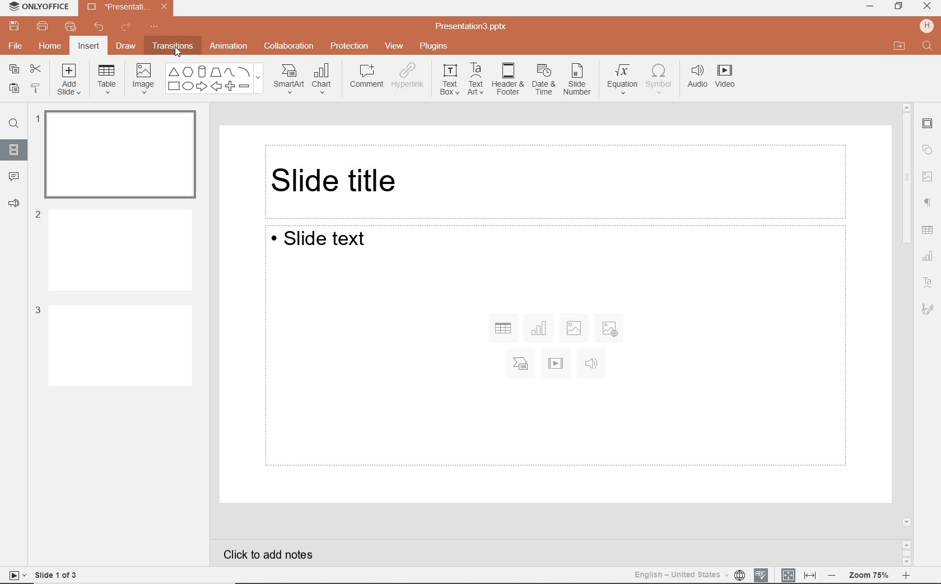 This screenshot has height=584, width=941. I want to click on CURVE, so click(230, 71).